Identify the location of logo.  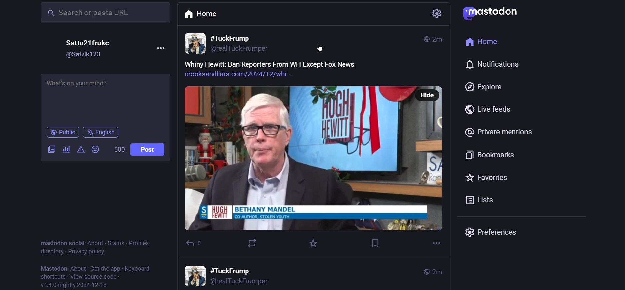
(492, 12).